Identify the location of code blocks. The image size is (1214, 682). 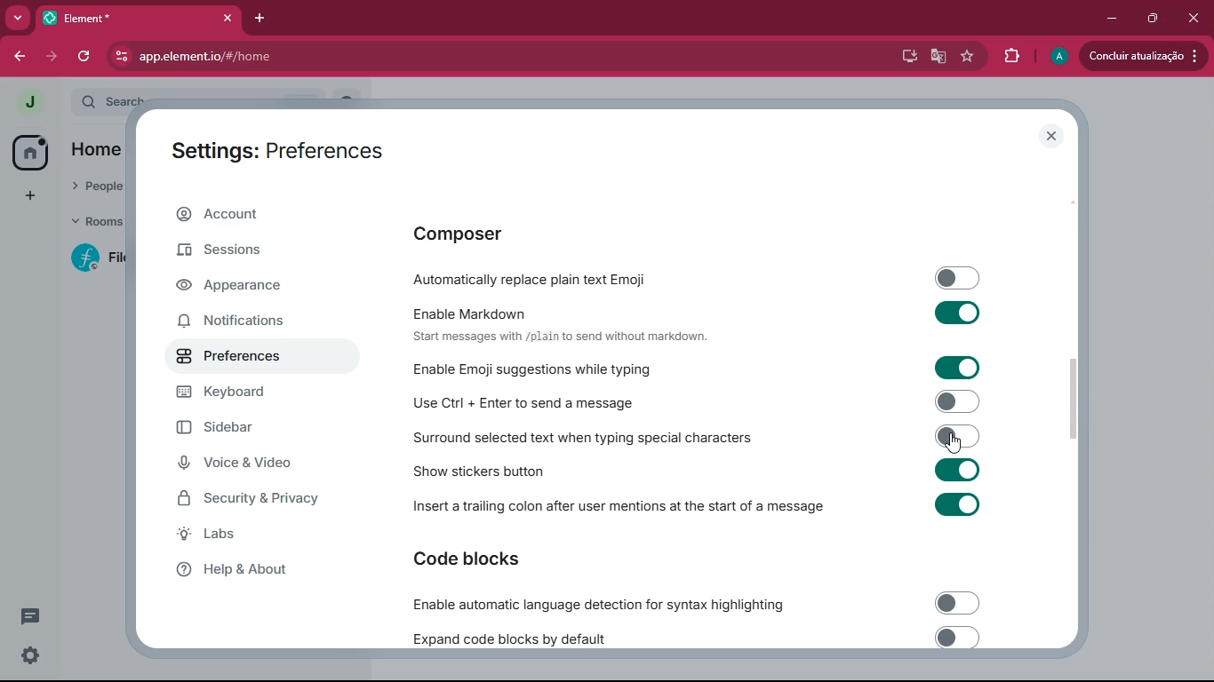
(497, 562).